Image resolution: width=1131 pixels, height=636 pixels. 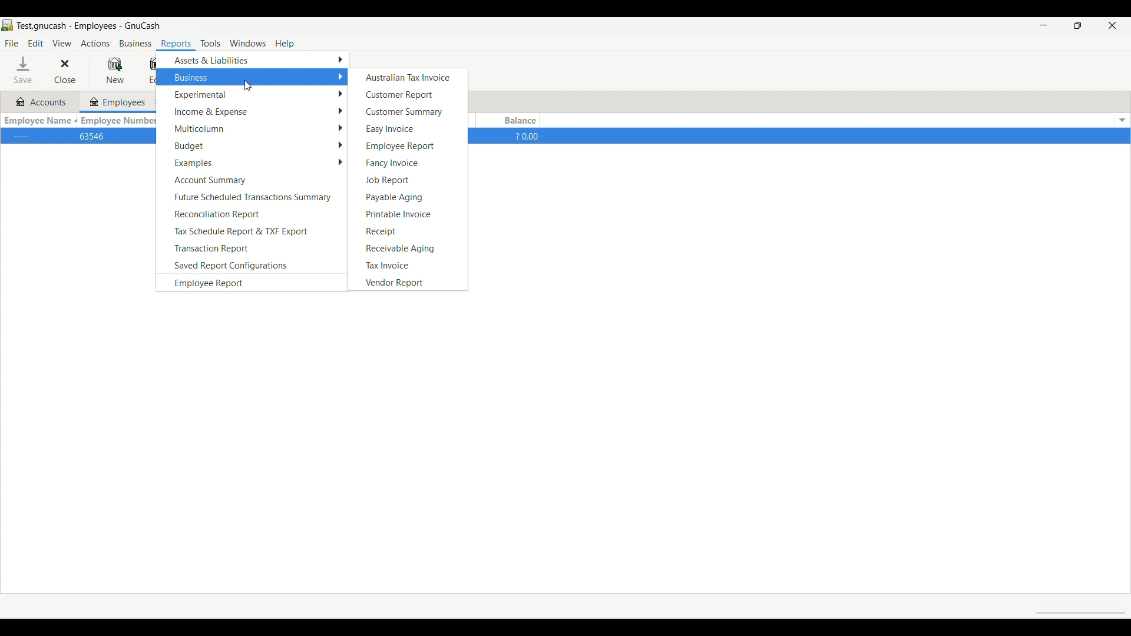 I want to click on Assets and liabilities options, so click(x=253, y=60).